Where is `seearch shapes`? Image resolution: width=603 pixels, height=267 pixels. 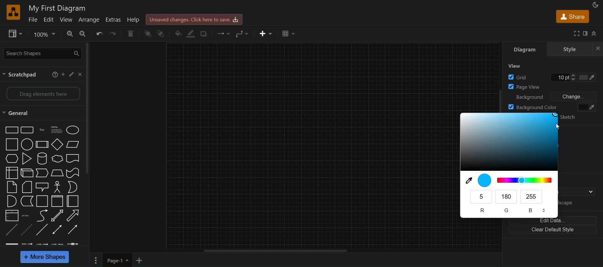
seearch shapes is located at coordinates (41, 53).